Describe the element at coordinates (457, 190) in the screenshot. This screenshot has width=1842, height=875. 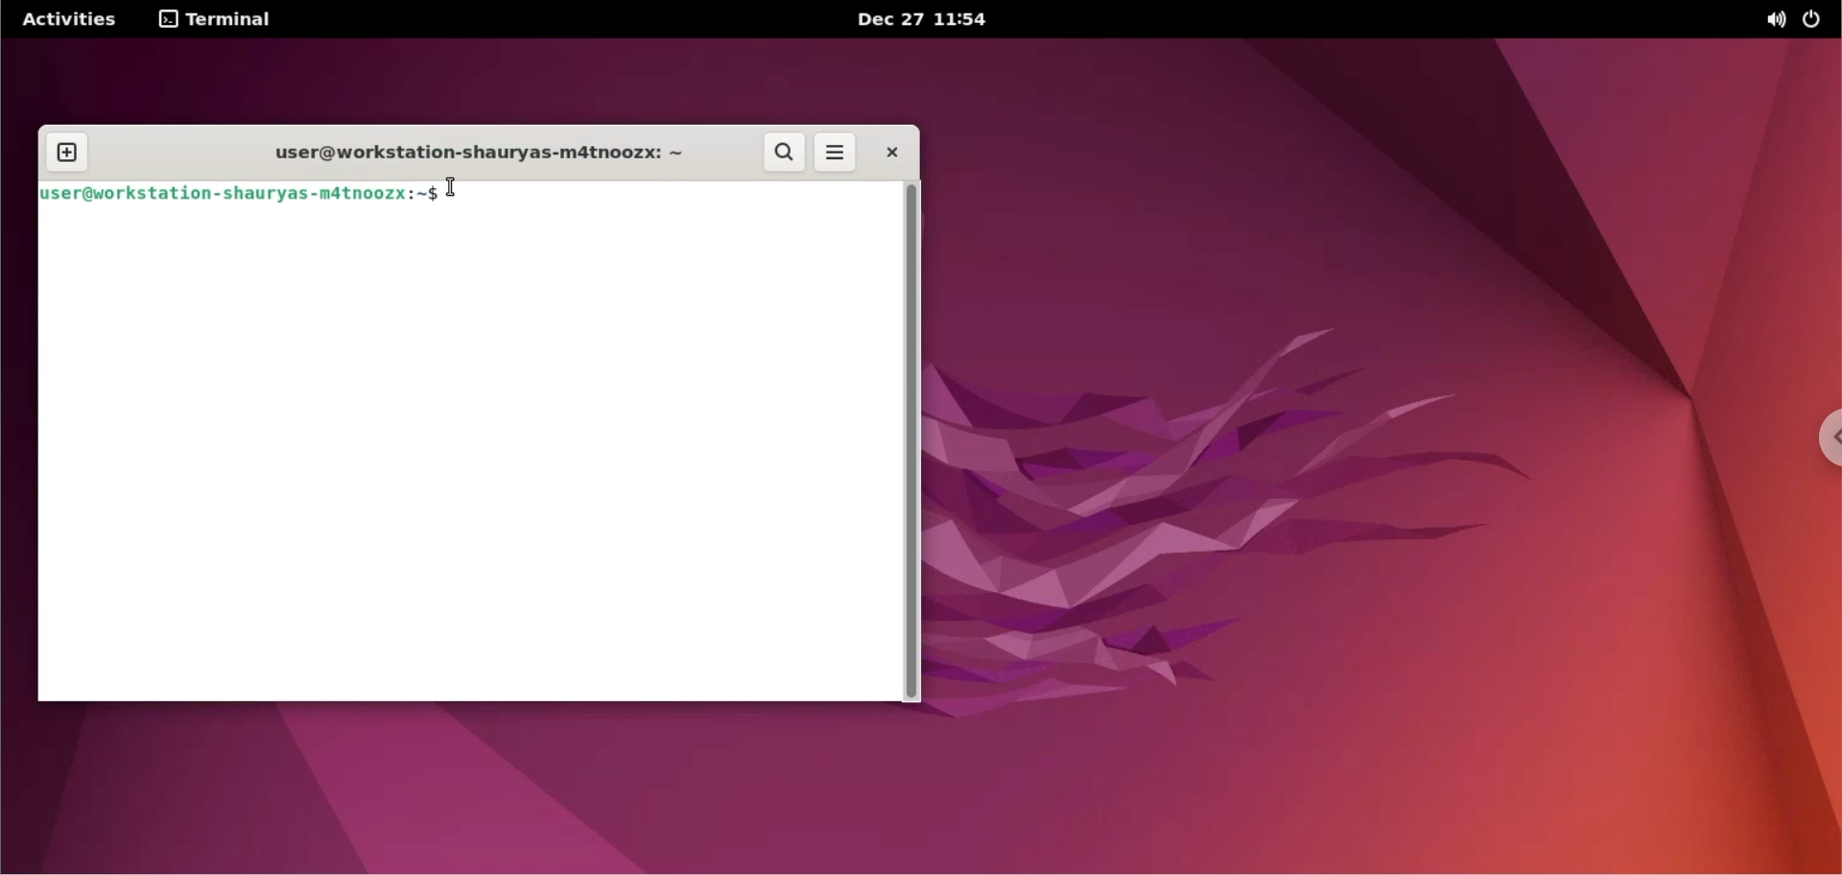
I see `cursor ` at that location.